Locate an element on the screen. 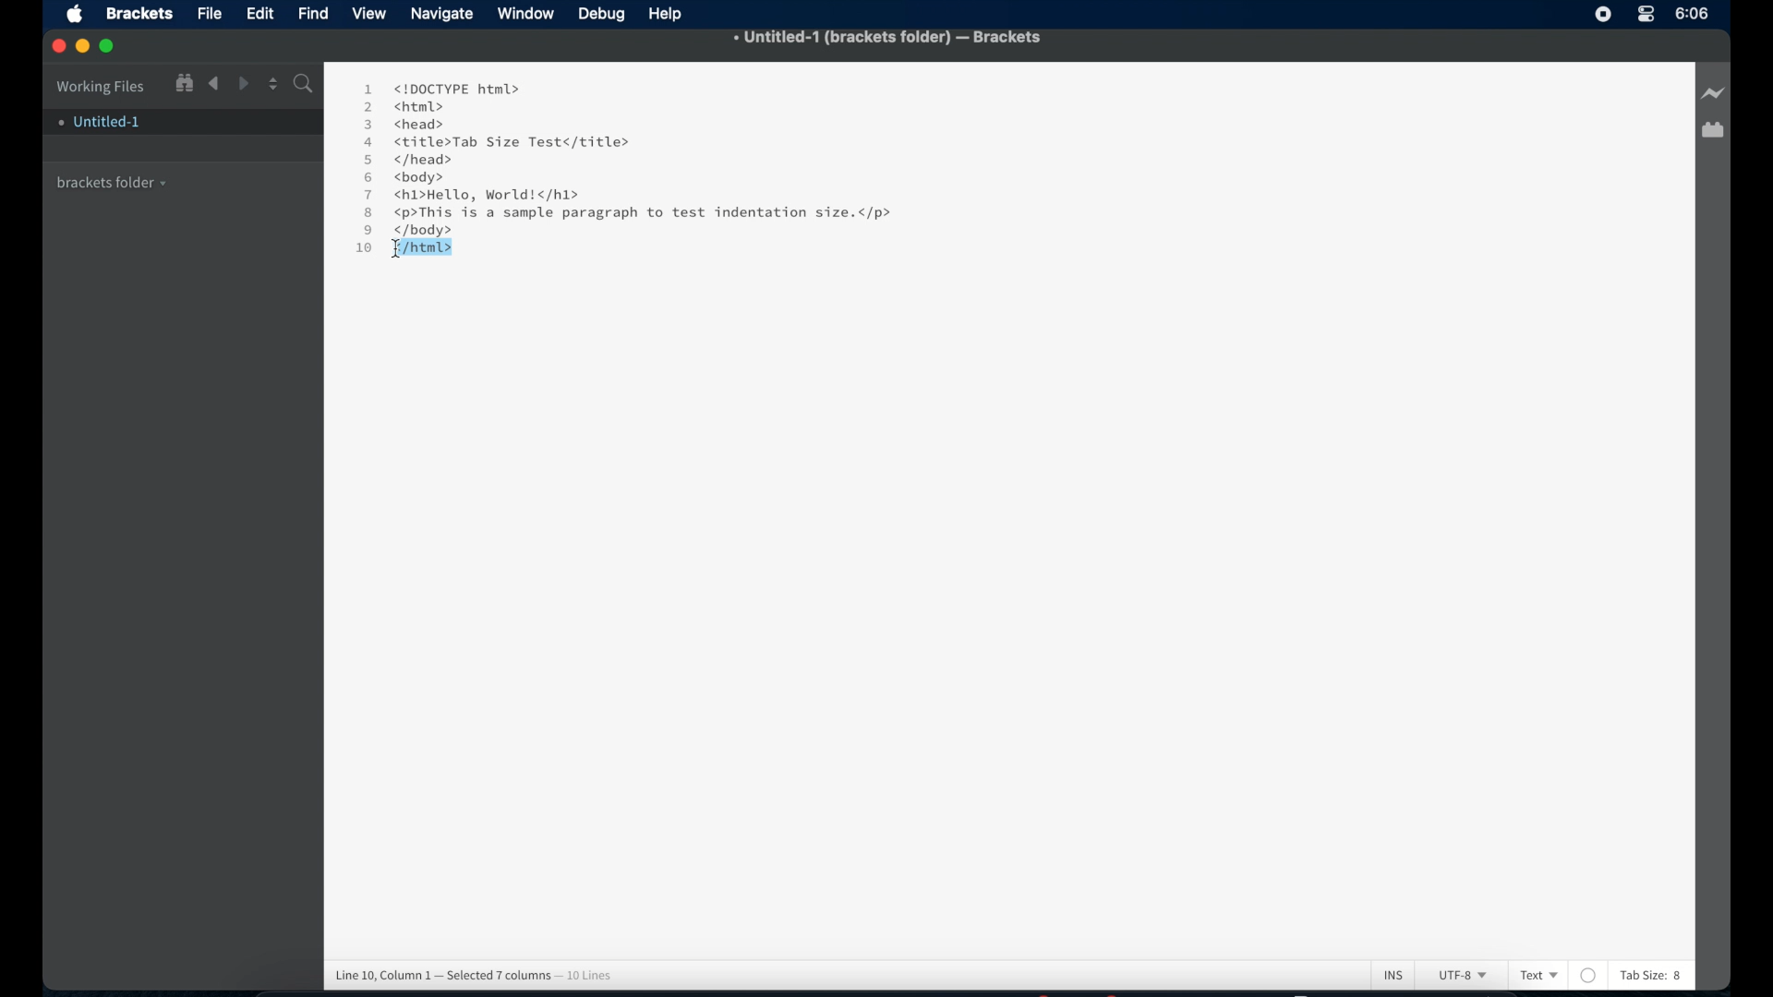 Image resolution: width=1773 pixels, height=997 pixels. File is located at coordinates (210, 15).